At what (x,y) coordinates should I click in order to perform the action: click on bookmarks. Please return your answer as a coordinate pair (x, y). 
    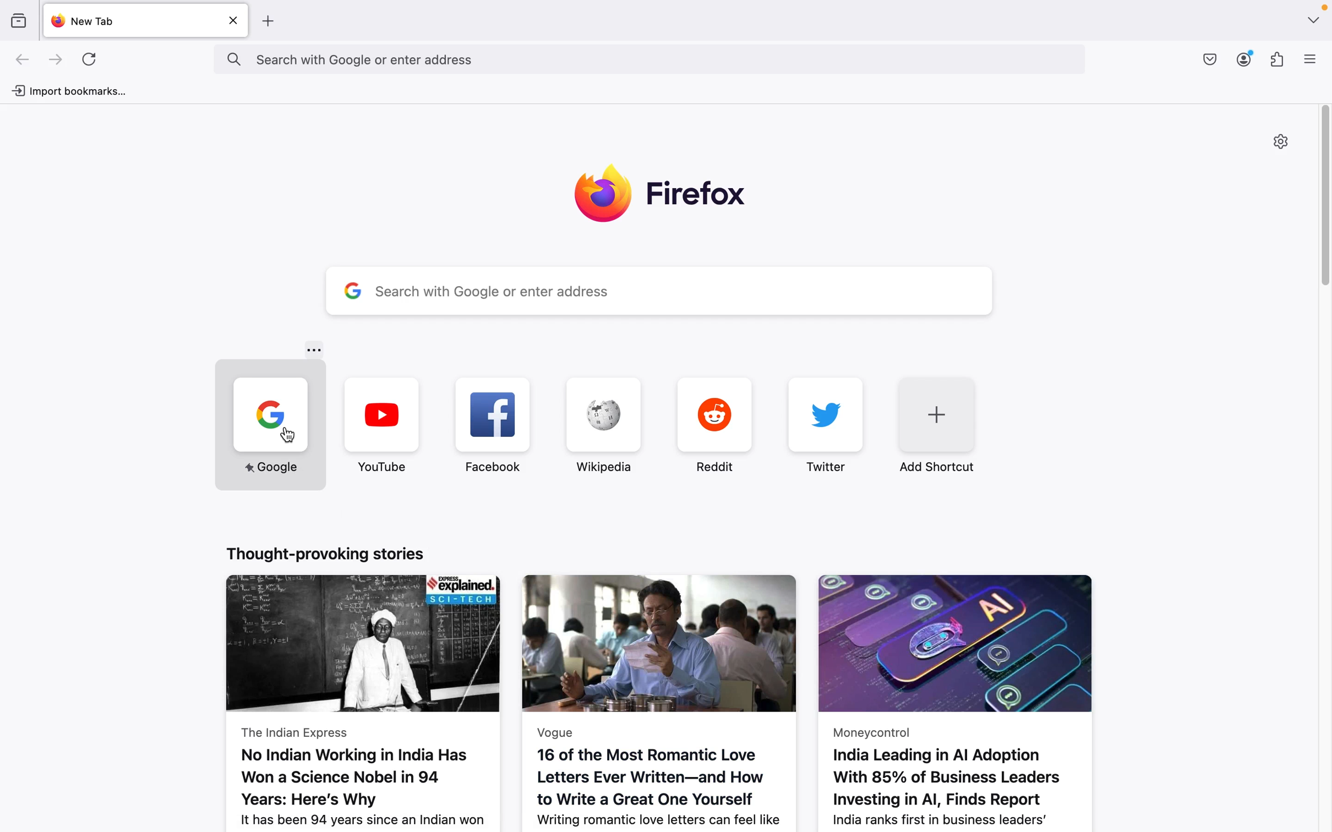
    Looking at the image, I should click on (21, 20).